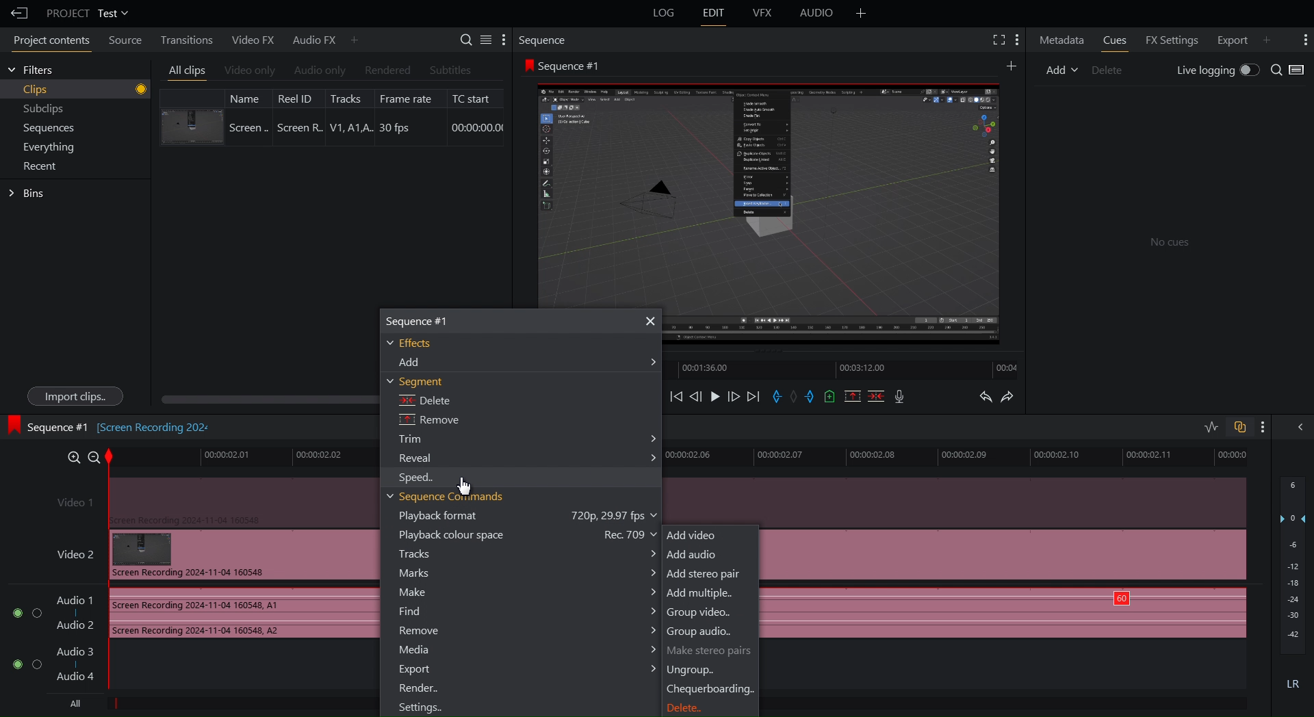 This screenshot has height=717, width=1314. What do you see at coordinates (985, 398) in the screenshot?
I see `Undo` at bounding box center [985, 398].